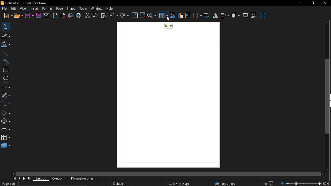 Image resolution: width=331 pixels, height=186 pixels. What do you see at coordinates (63, 15) in the screenshot?
I see `export as pdf` at bounding box center [63, 15].